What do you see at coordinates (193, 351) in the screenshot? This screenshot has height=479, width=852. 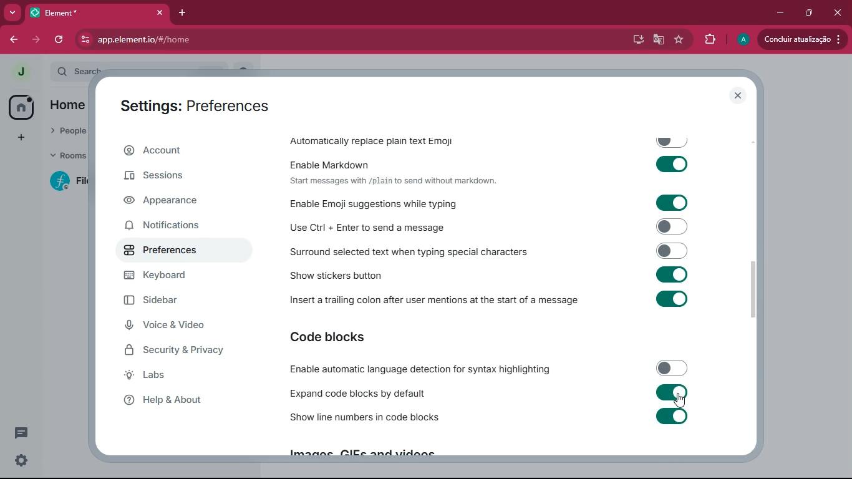 I see `security & Privacy` at bounding box center [193, 351].